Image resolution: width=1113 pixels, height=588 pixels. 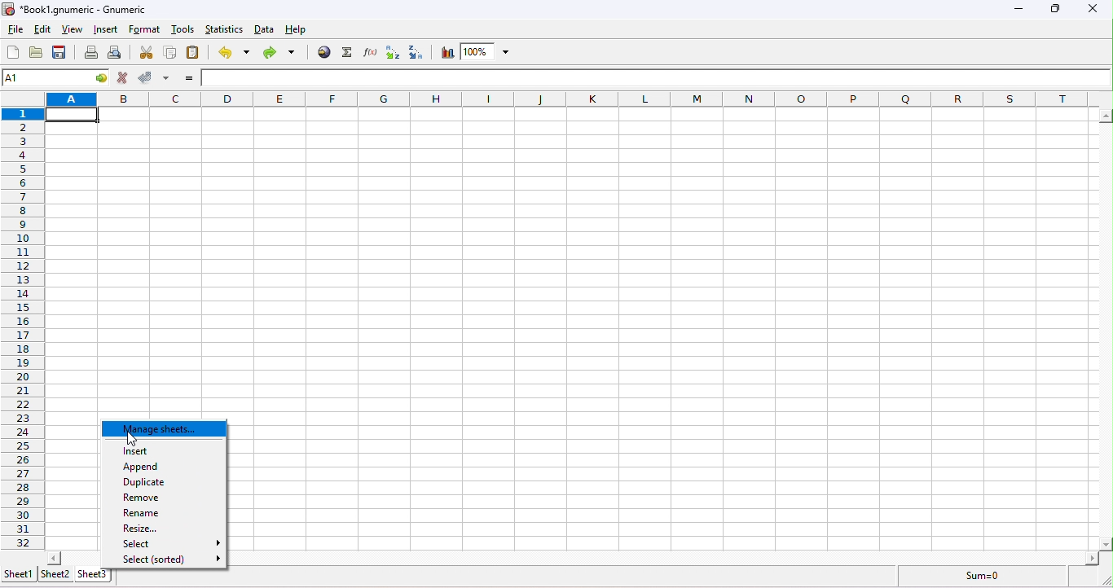 What do you see at coordinates (446, 51) in the screenshot?
I see `chart` at bounding box center [446, 51].